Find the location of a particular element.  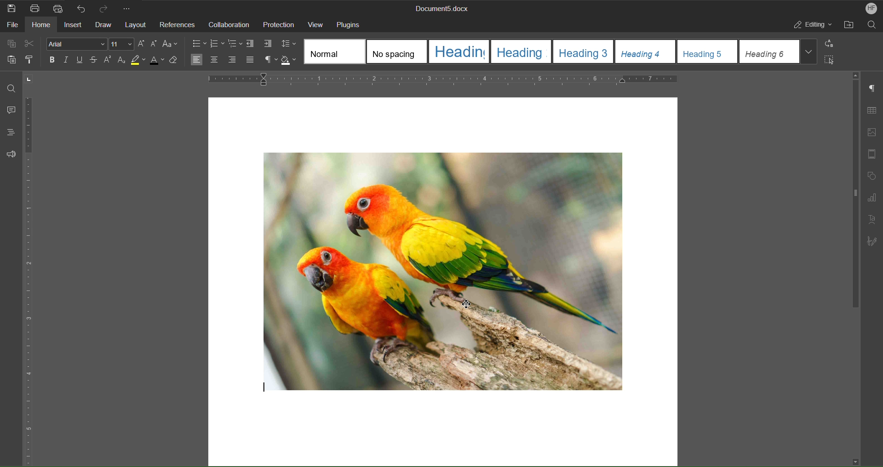

Headings is located at coordinates (8, 132).